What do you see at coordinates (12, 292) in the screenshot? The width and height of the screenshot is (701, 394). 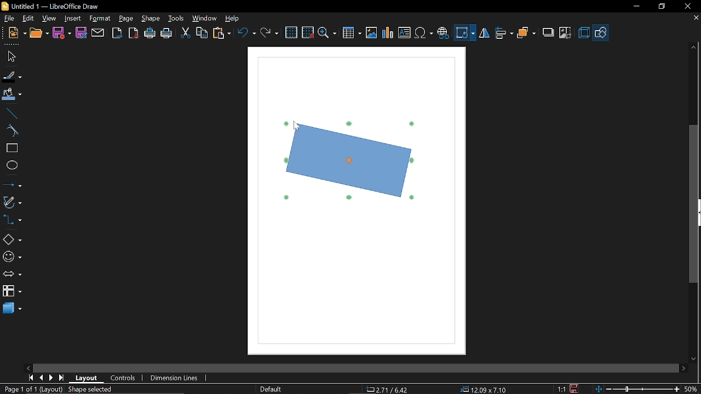 I see `flowchart` at bounding box center [12, 292].